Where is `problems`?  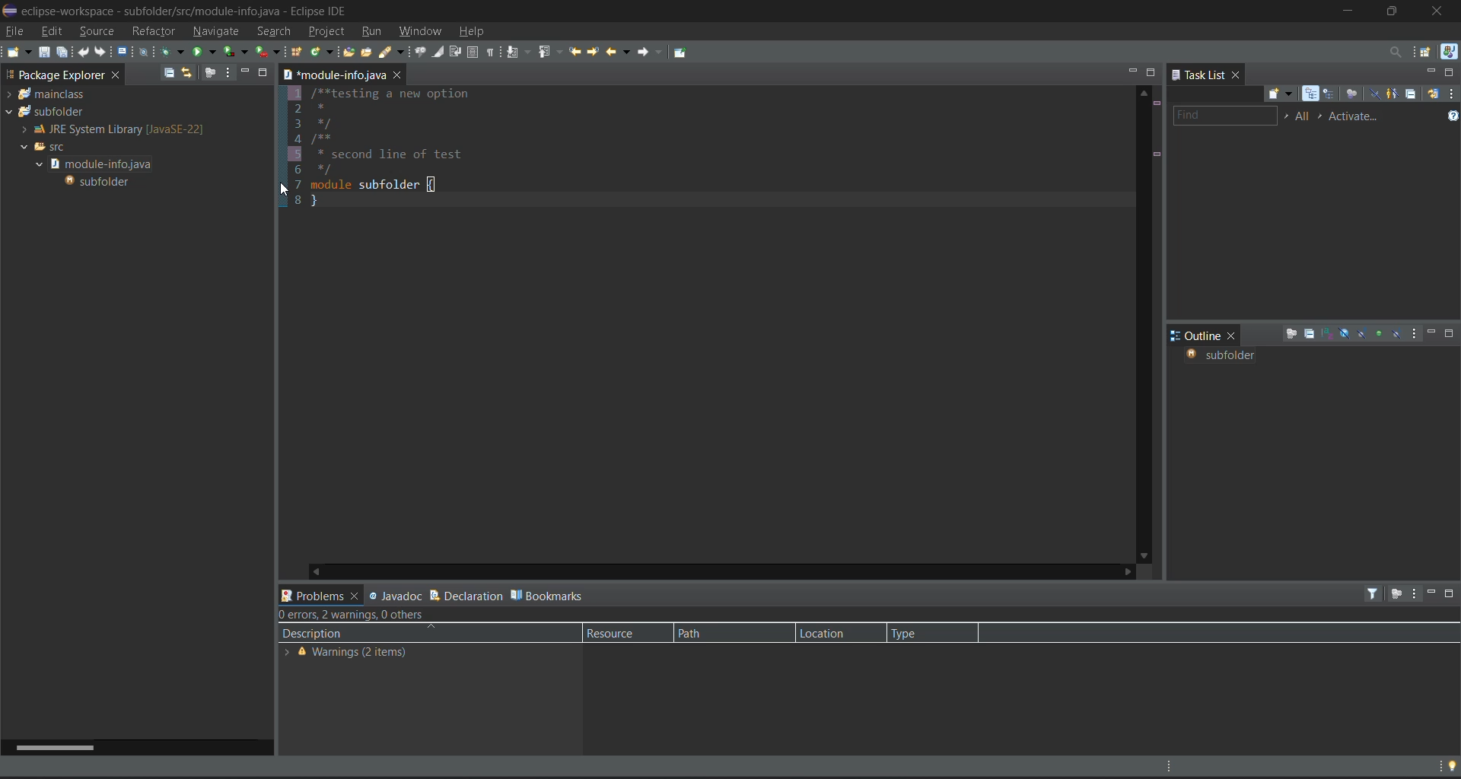
problems is located at coordinates (321, 594).